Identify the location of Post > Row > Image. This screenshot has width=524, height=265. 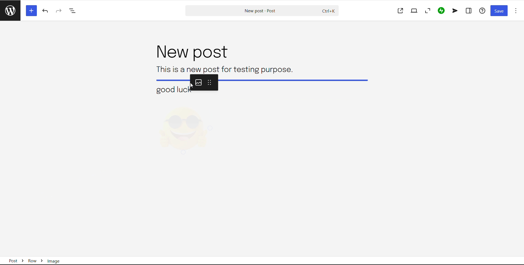
(38, 259).